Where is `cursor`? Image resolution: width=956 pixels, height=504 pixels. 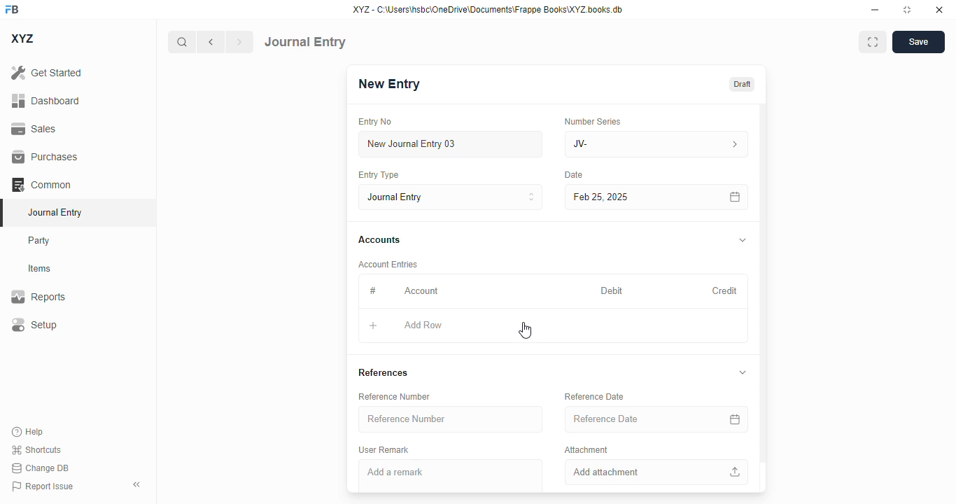 cursor is located at coordinates (525, 330).